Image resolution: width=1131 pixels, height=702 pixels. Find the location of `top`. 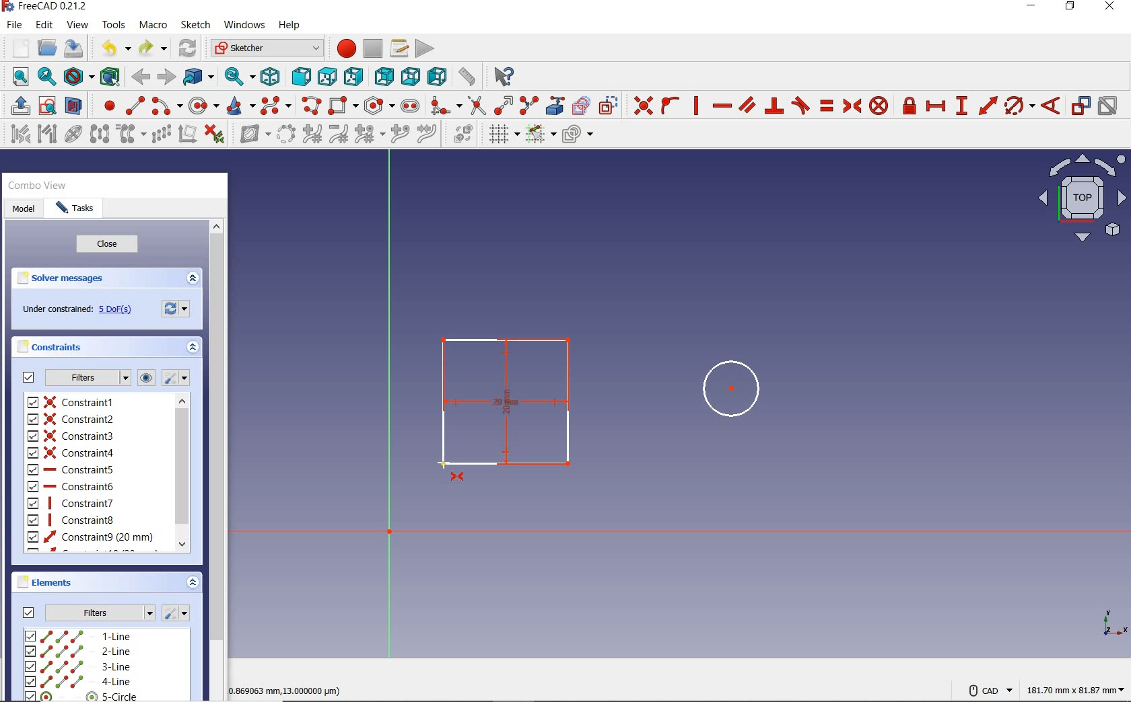

top is located at coordinates (327, 77).